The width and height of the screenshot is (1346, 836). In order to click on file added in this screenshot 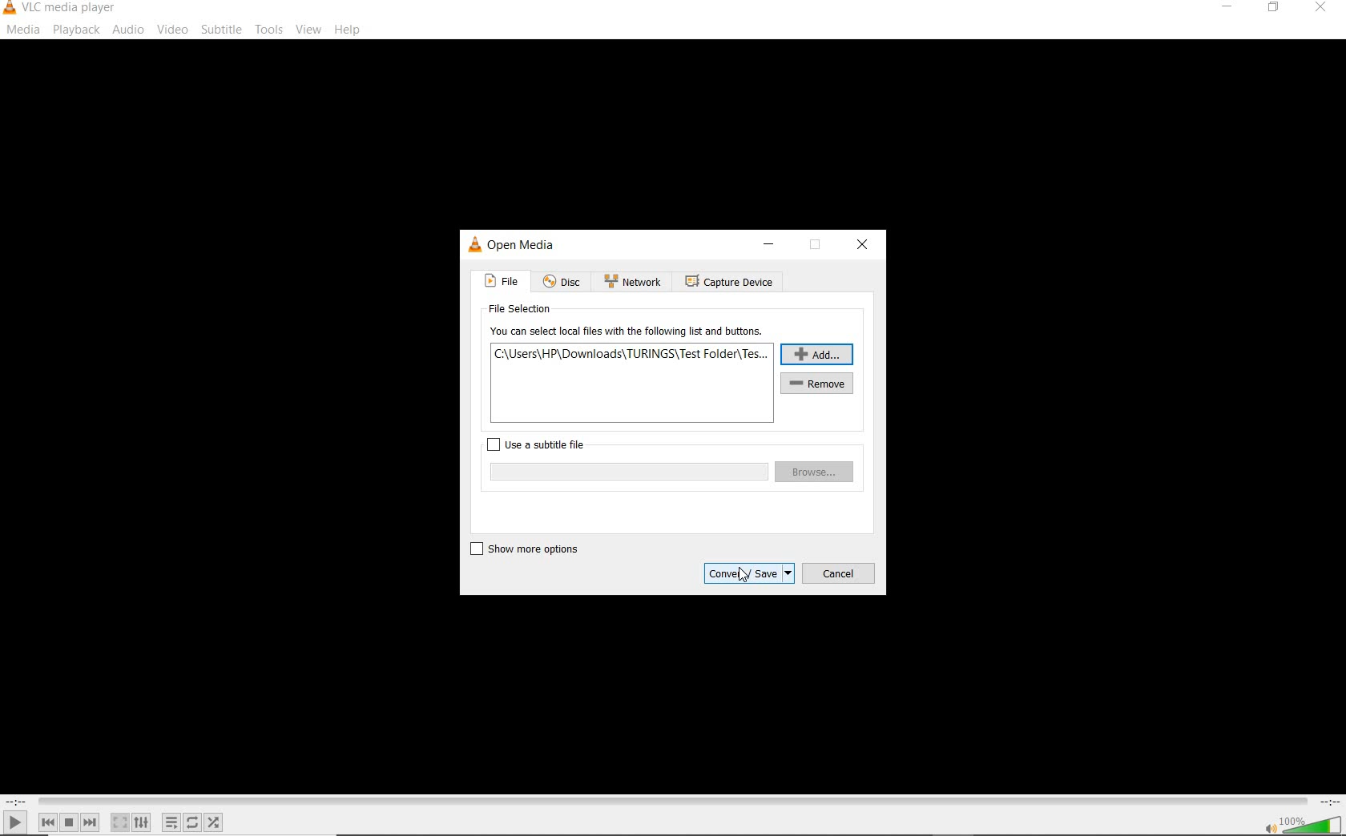, I will do `click(632, 353)`.